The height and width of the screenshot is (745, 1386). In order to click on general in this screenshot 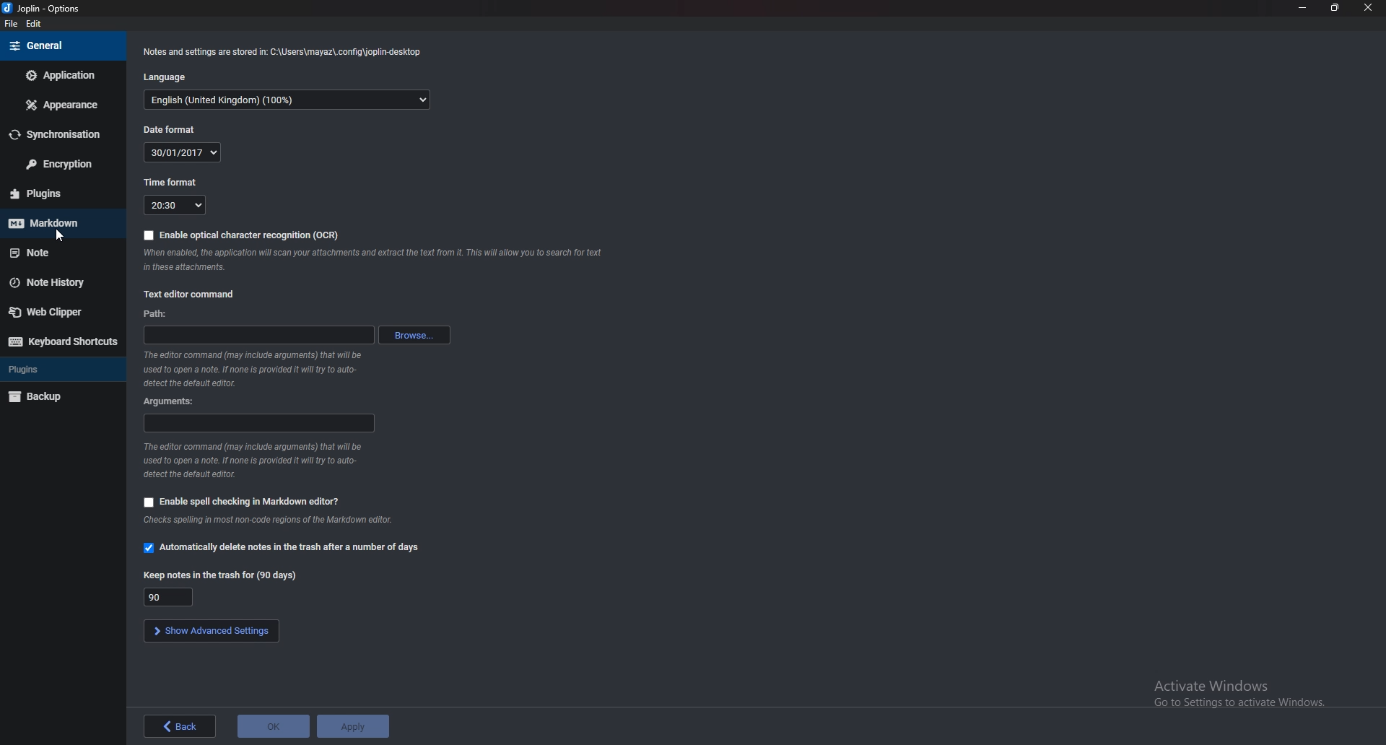, I will do `click(62, 45)`.